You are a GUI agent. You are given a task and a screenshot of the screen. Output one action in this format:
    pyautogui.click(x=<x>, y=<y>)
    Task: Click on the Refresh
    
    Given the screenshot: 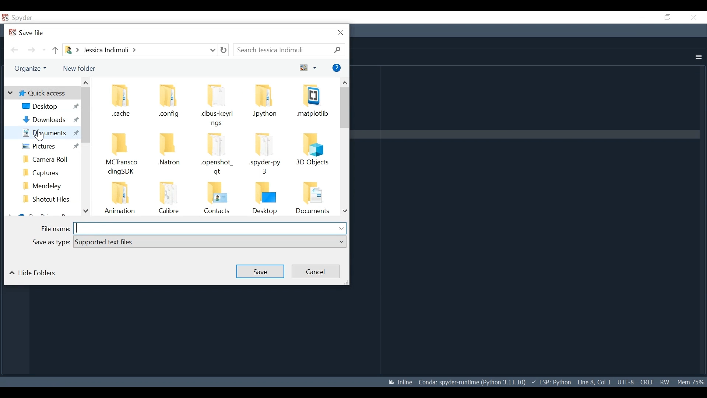 What is the action you would take?
    pyautogui.click(x=224, y=50)
    